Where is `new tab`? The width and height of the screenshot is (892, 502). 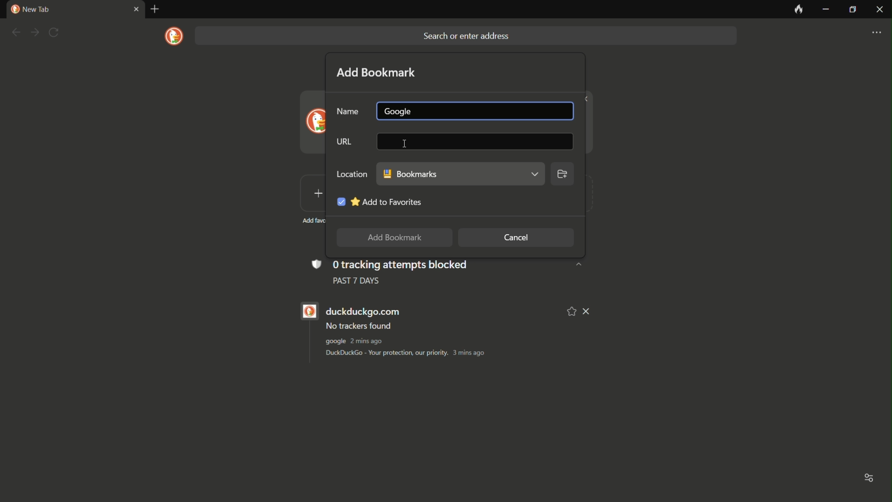
new tab is located at coordinates (30, 9).